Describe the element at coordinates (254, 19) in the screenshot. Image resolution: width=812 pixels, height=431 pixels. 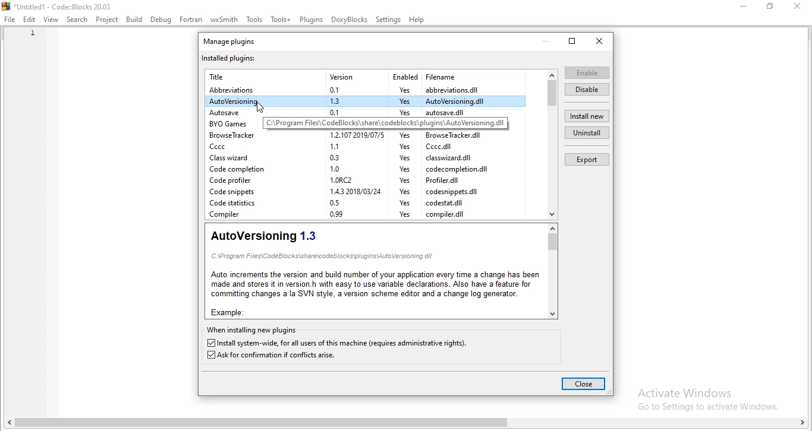
I see `Tools` at that location.